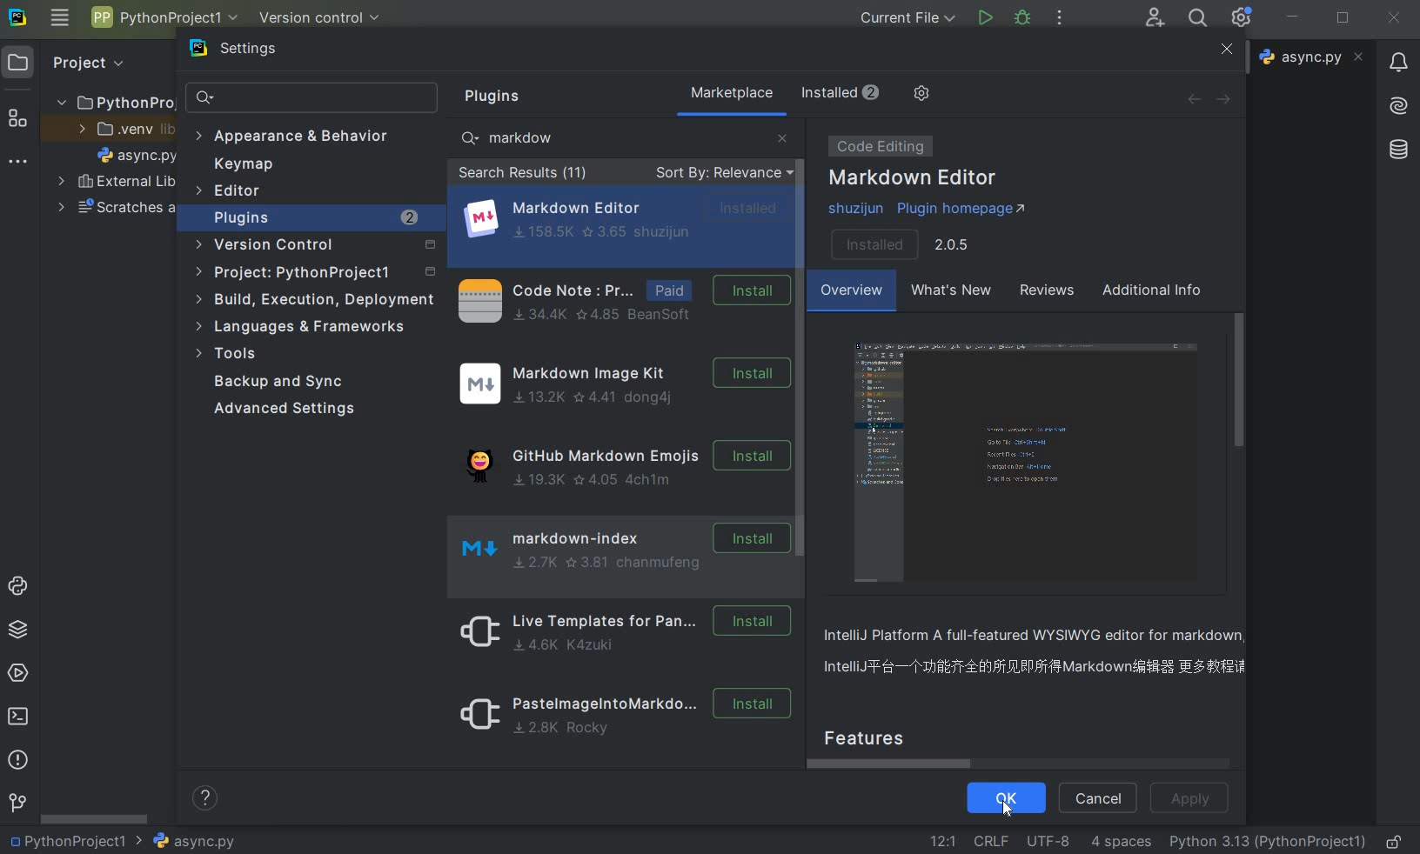 The image size is (1420, 854). I want to click on apply, so click(1193, 799).